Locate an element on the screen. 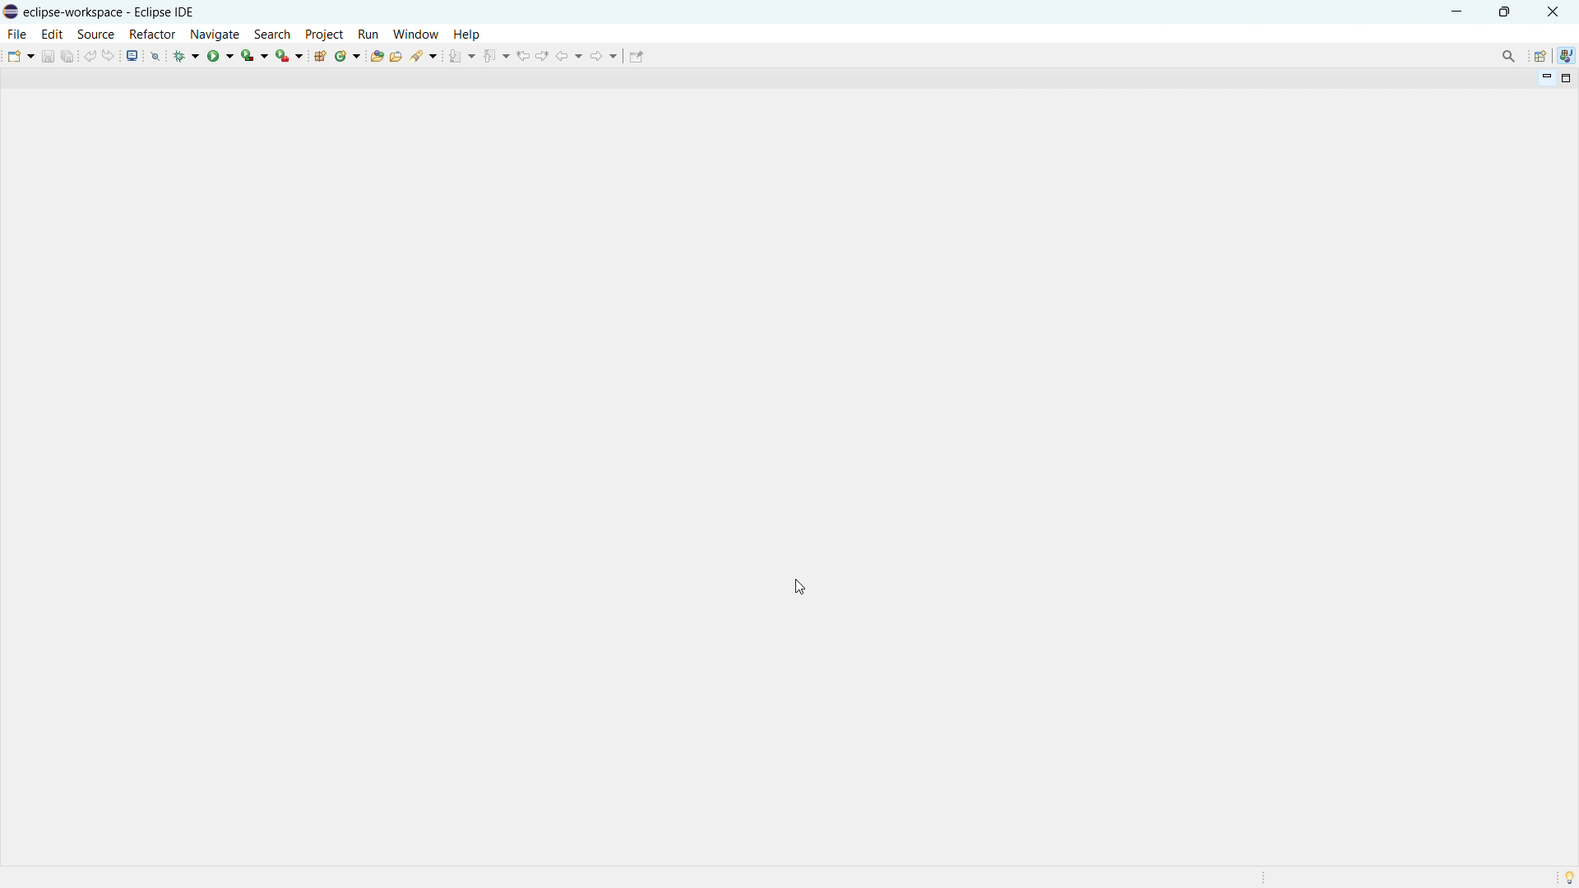 The width and height of the screenshot is (1579, 888). pin editor is located at coordinates (637, 57).